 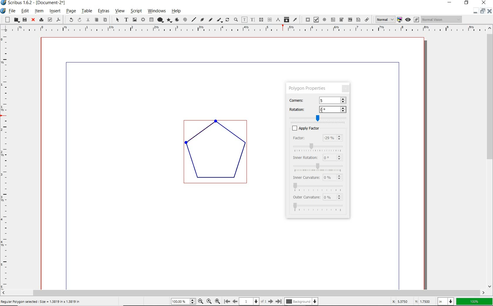 What do you see at coordinates (334, 19) in the screenshot?
I see `pdf text field` at bounding box center [334, 19].